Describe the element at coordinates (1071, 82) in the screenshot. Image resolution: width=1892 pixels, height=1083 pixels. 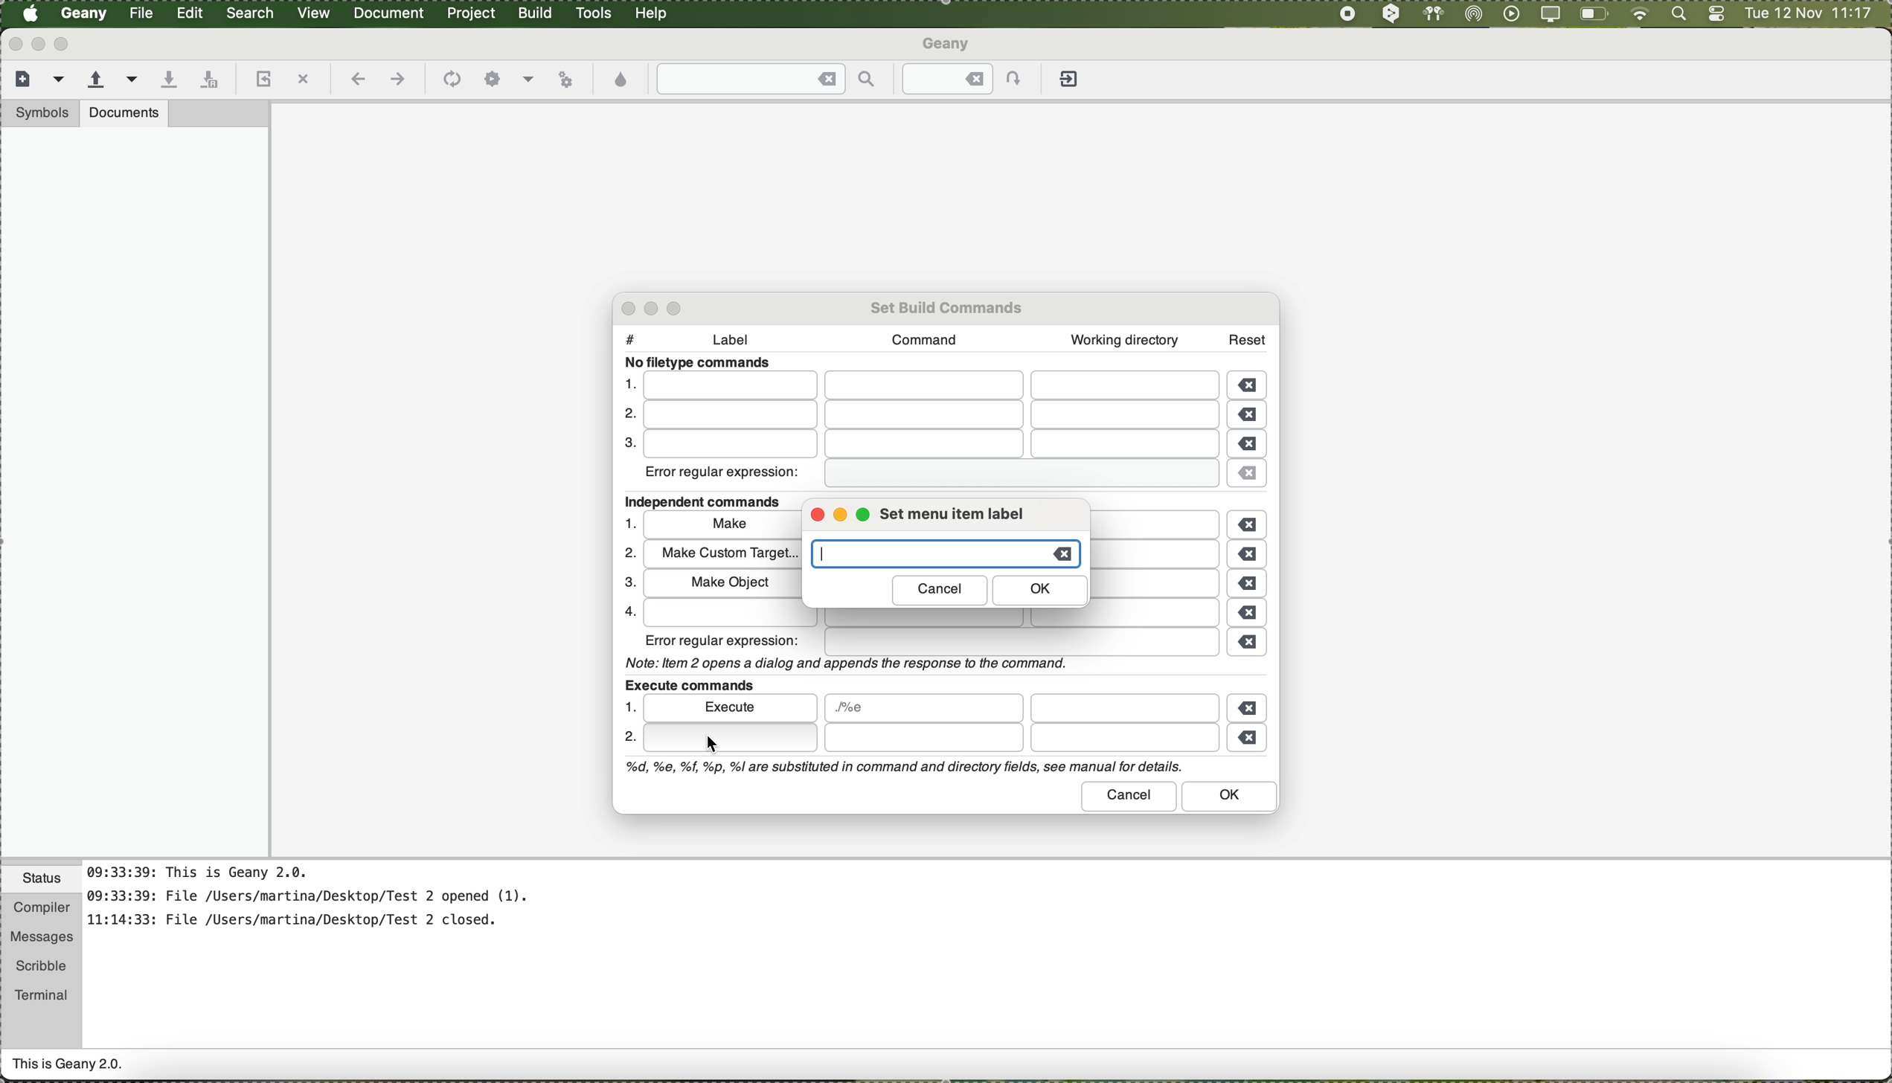
I see `quit Geany` at that location.